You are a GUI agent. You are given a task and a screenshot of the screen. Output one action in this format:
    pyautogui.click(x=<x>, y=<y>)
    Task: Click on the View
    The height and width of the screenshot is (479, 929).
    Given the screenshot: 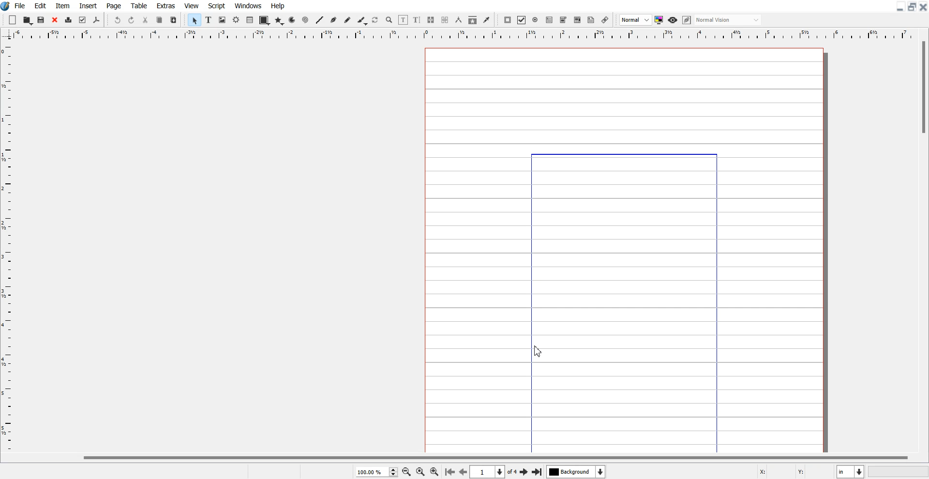 What is the action you would take?
    pyautogui.click(x=192, y=6)
    